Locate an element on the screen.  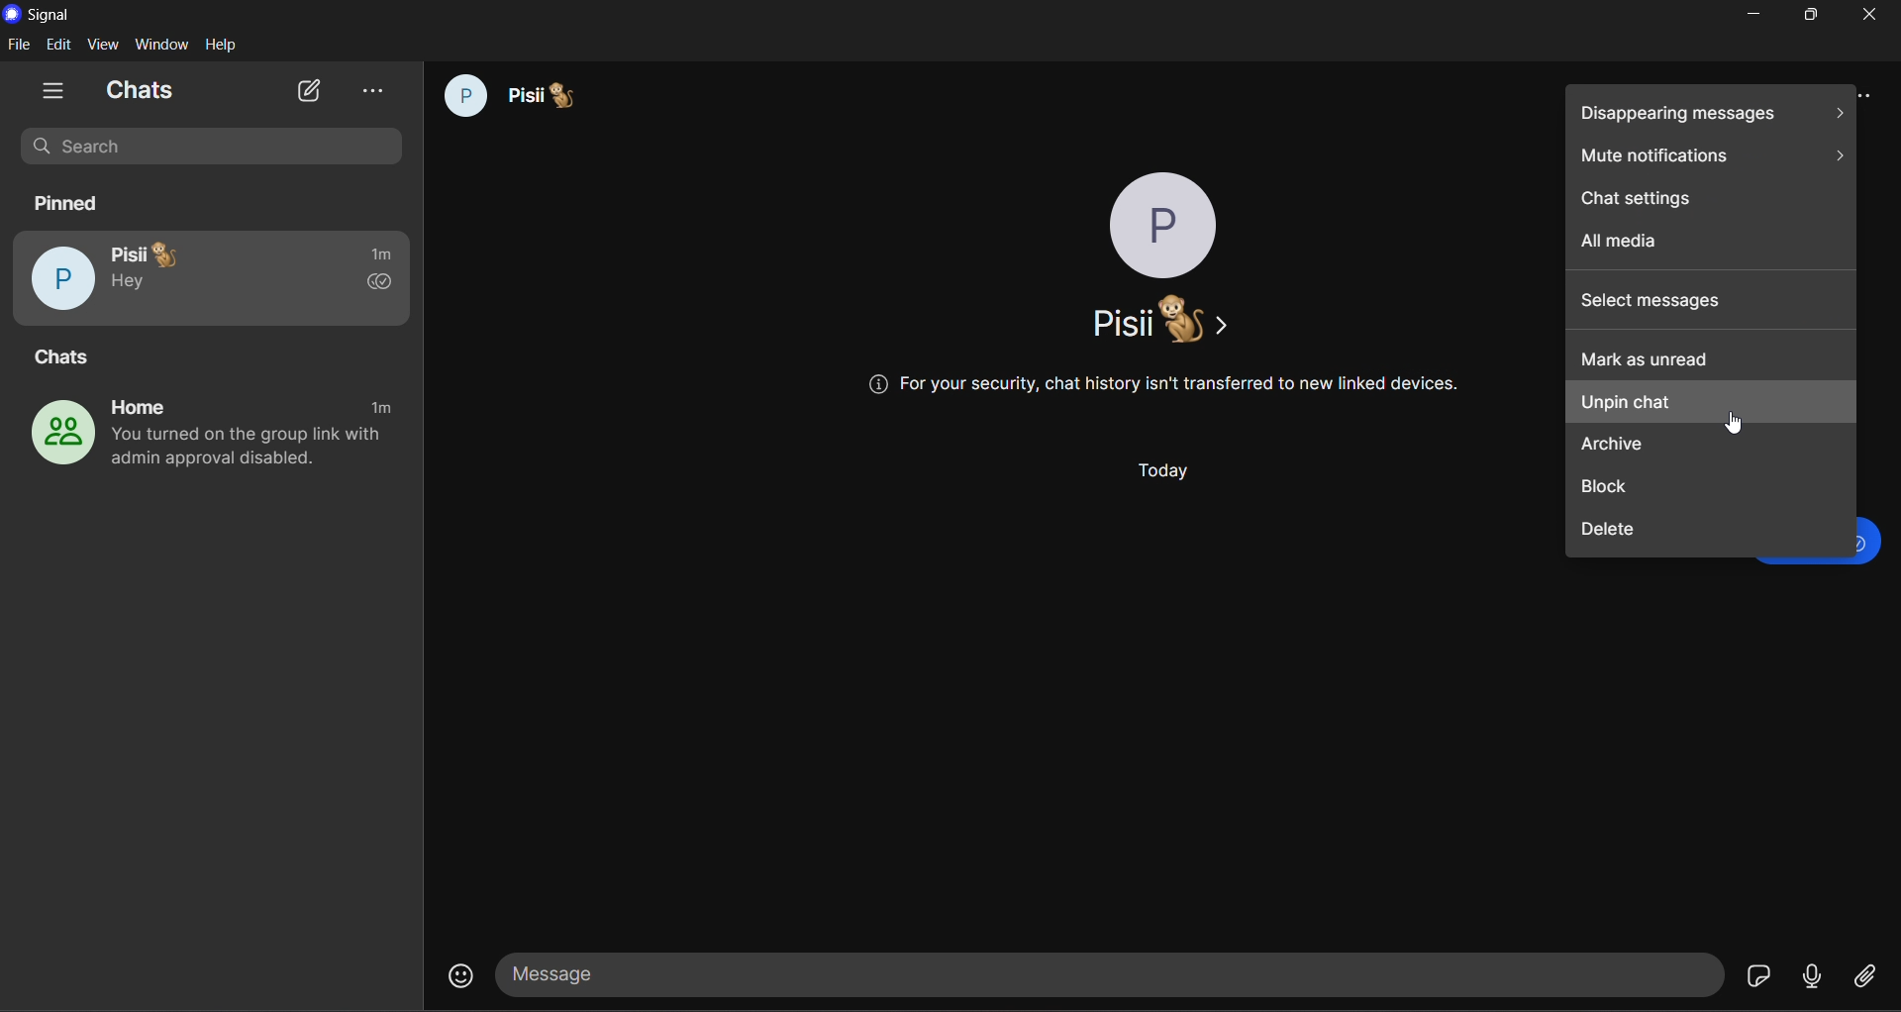
search is located at coordinates (221, 149).